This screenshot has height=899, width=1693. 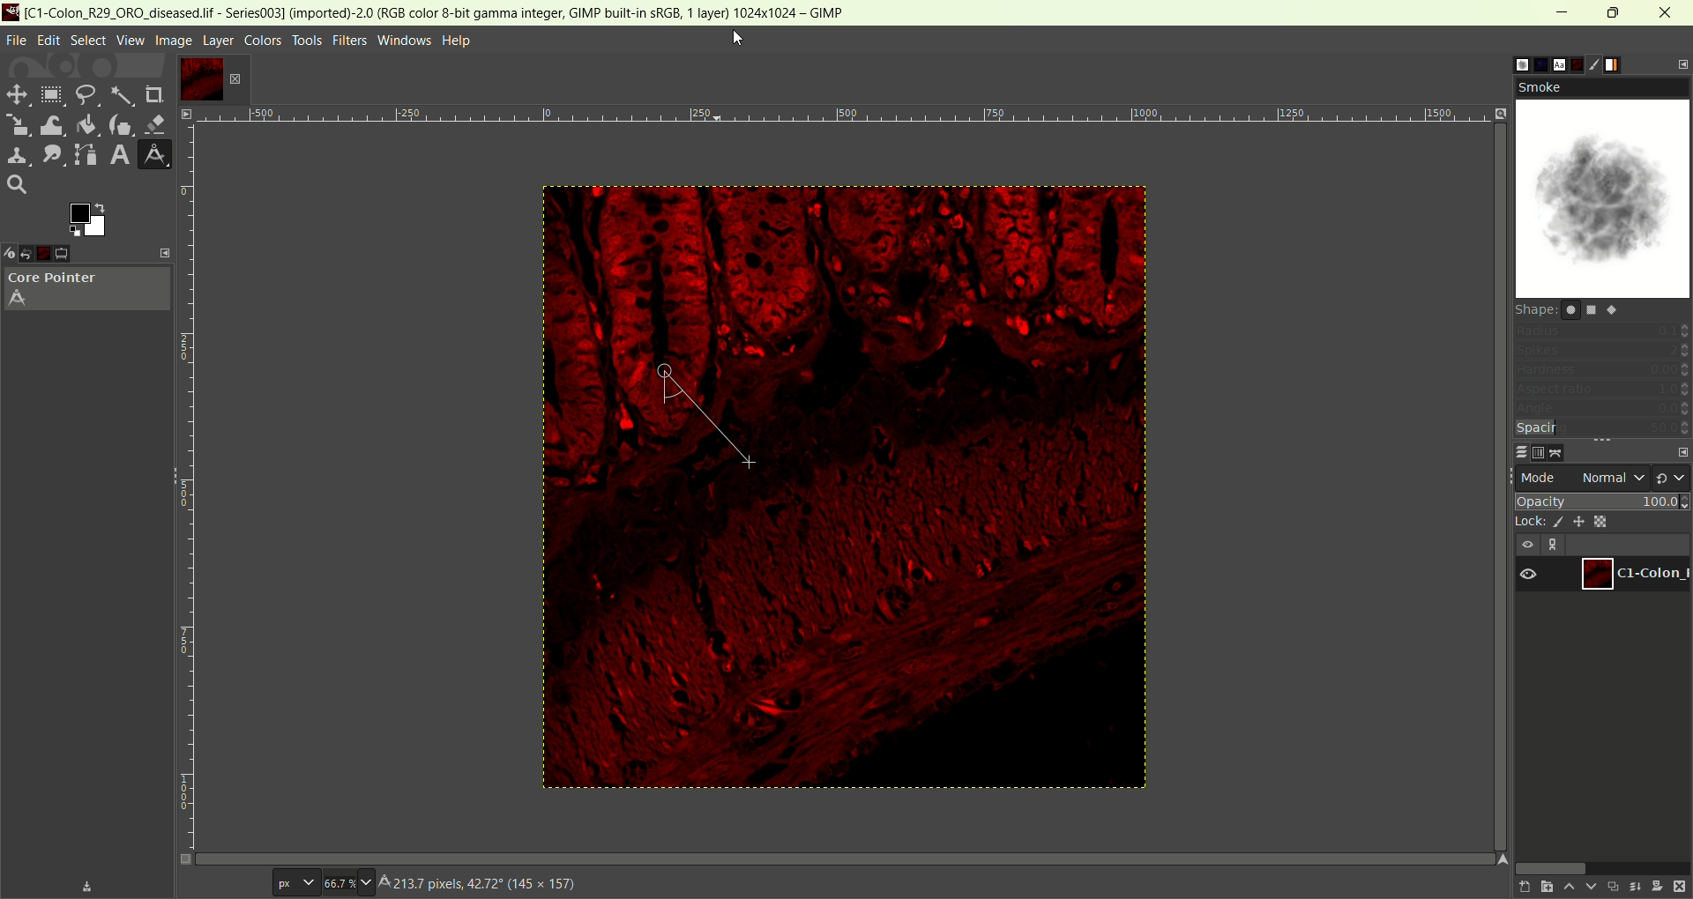 What do you see at coordinates (1632, 574) in the screenshot?
I see `layer1` at bounding box center [1632, 574].